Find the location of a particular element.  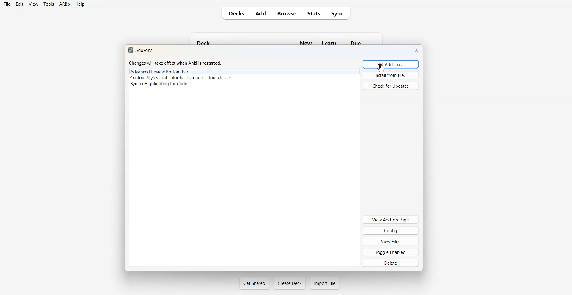

Get Shared is located at coordinates (254, 282).